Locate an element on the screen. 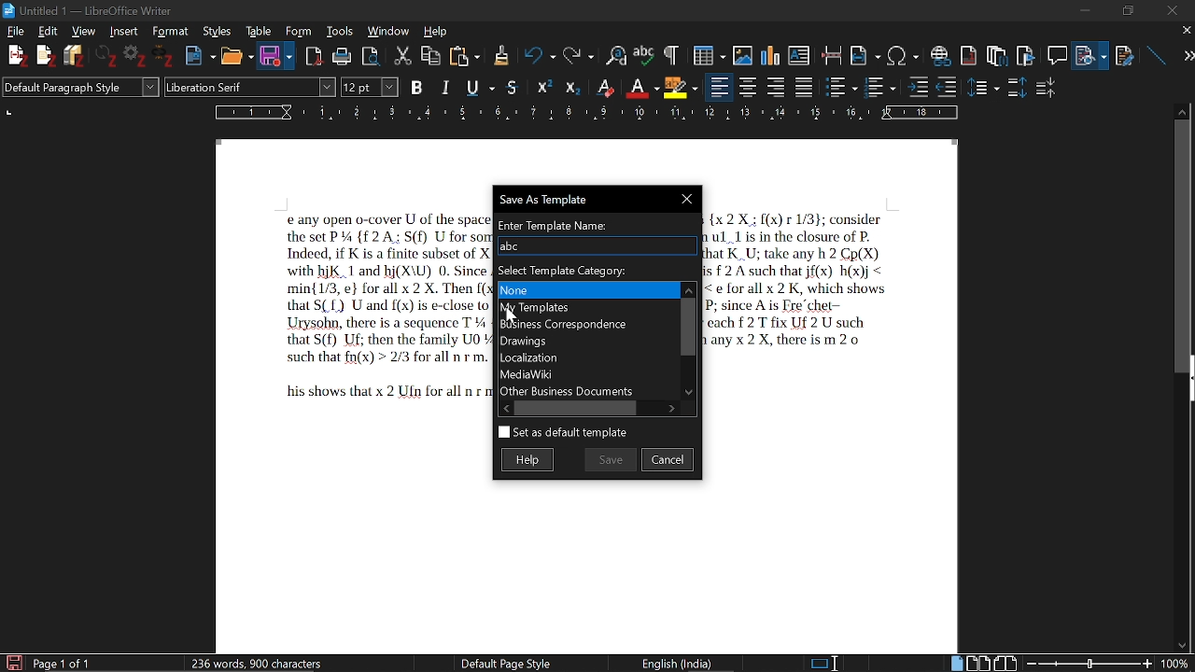 The height and width of the screenshot is (672, 1195). Find and replace  is located at coordinates (613, 54).